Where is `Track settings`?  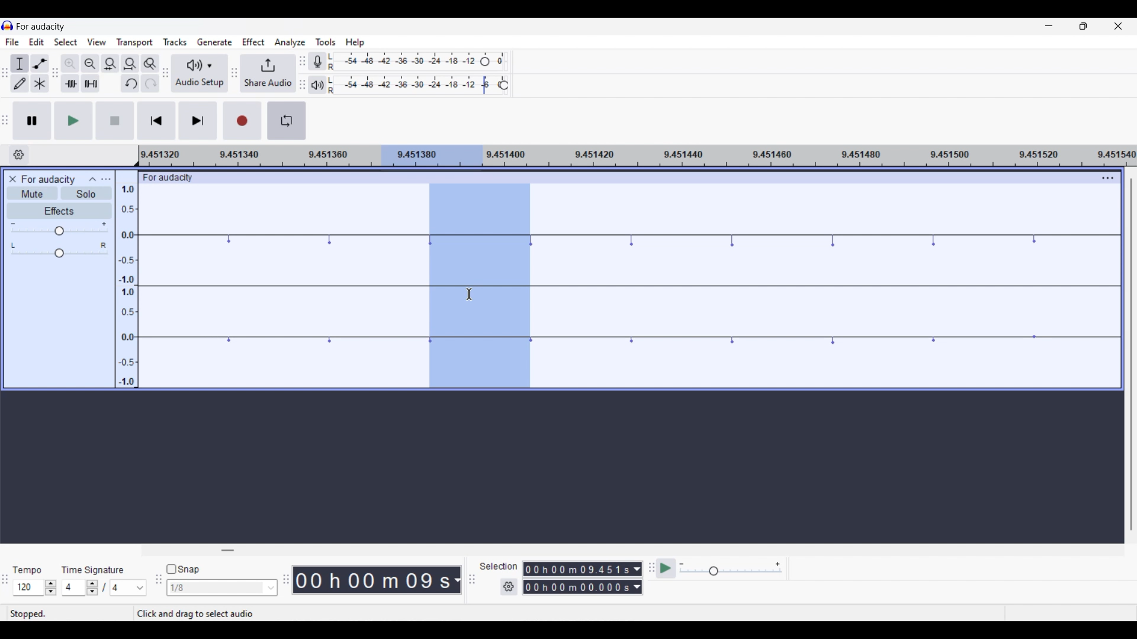 Track settings is located at coordinates (1108, 178).